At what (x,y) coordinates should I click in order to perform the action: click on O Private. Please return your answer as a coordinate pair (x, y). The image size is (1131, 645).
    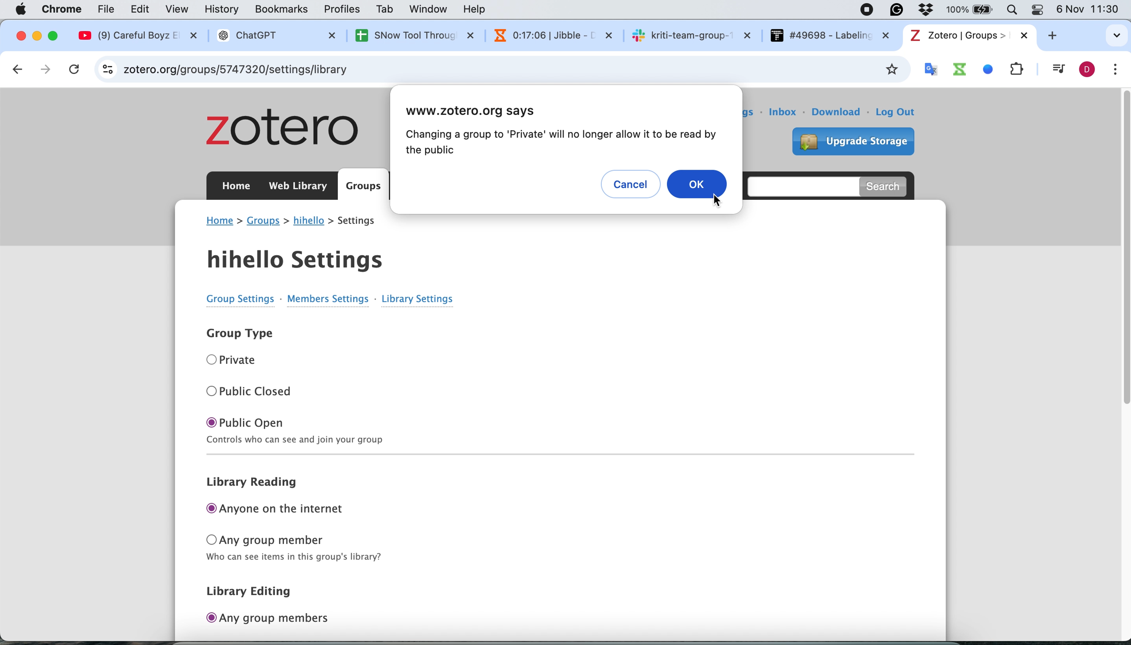
    Looking at the image, I should click on (235, 359).